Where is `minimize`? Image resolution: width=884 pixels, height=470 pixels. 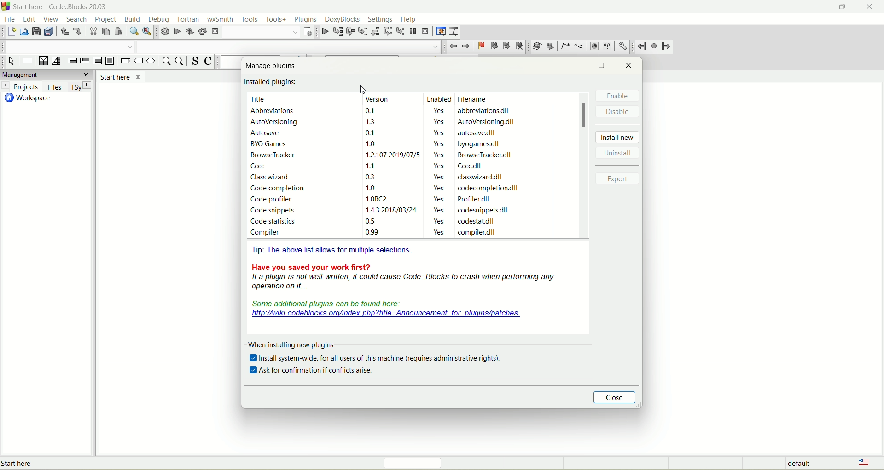 minimize is located at coordinates (575, 66).